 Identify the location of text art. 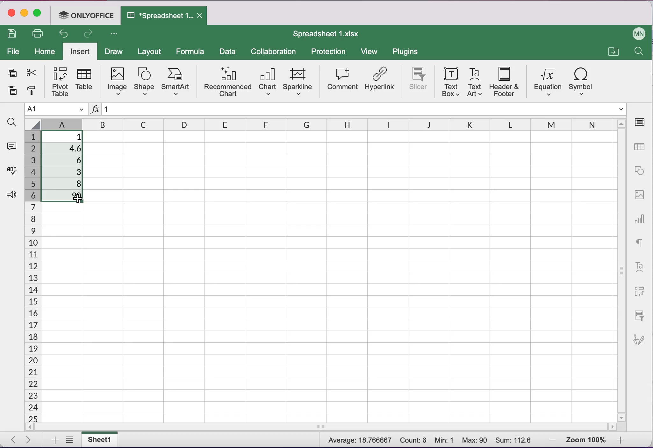
(639, 269).